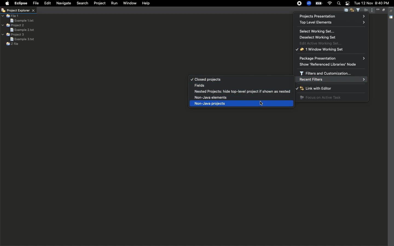 This screenshot has width=394, height=246. I want to click on Z file, so click(12, 44).